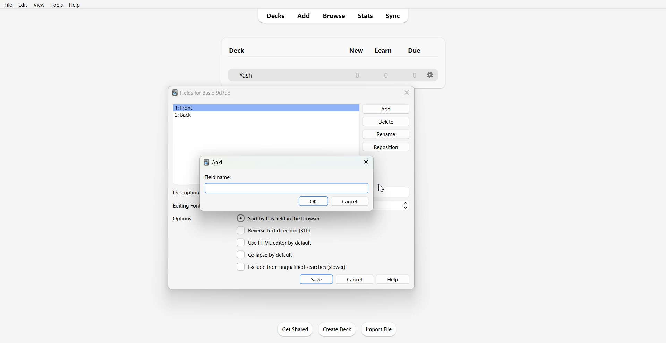 The height and width of the screenshot is (343, 666). What do you see at coordinates (338, 329) in the screenshot?
I see `Create Deck` at bounding box center [338, 329].